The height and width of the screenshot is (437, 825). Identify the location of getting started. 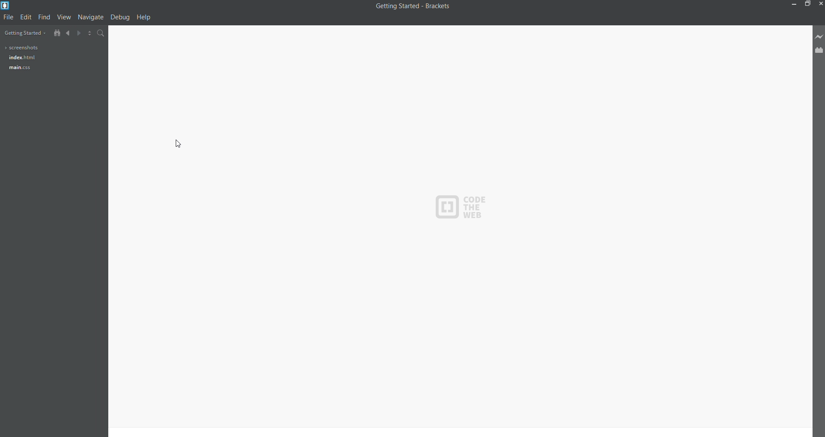
(24, 32).